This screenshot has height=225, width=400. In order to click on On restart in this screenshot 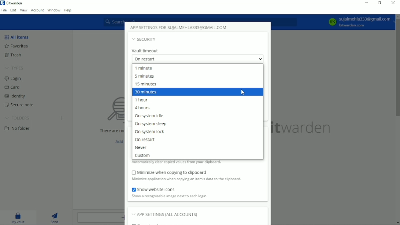, I will do `click(149, 140)`.